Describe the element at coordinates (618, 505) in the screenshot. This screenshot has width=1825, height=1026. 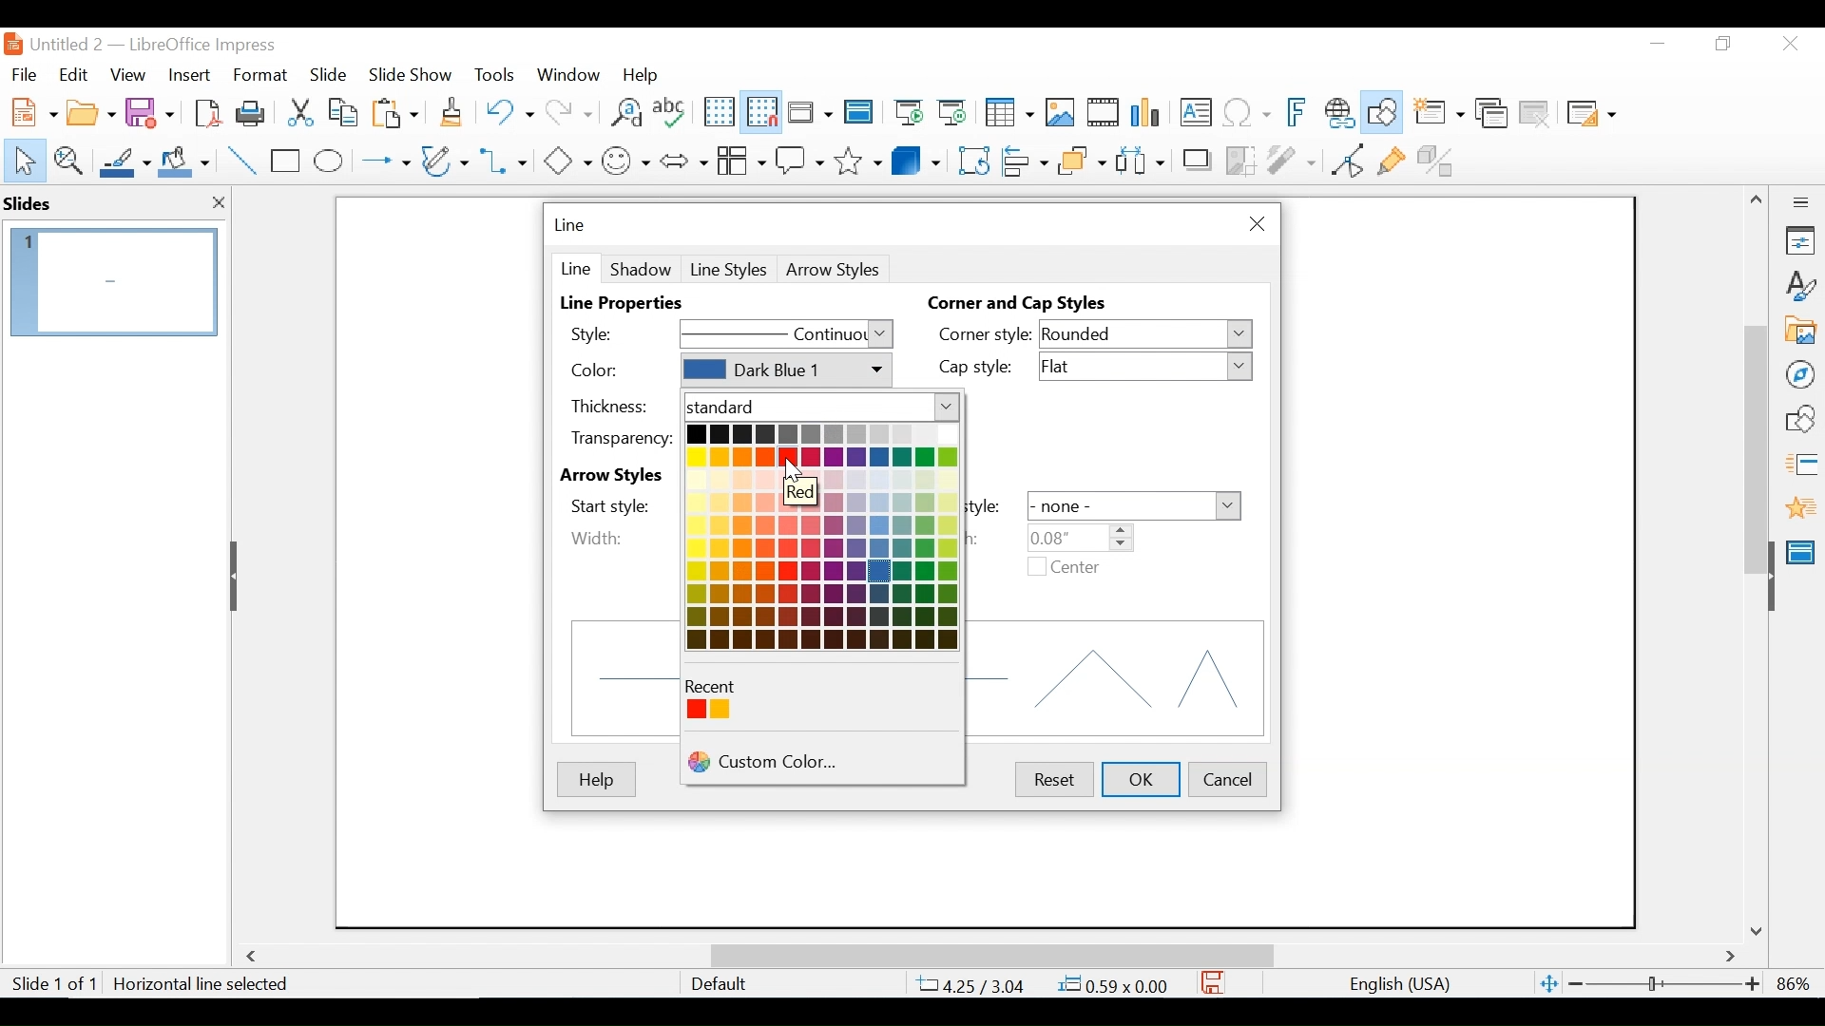
I see `Start Style` at that location.